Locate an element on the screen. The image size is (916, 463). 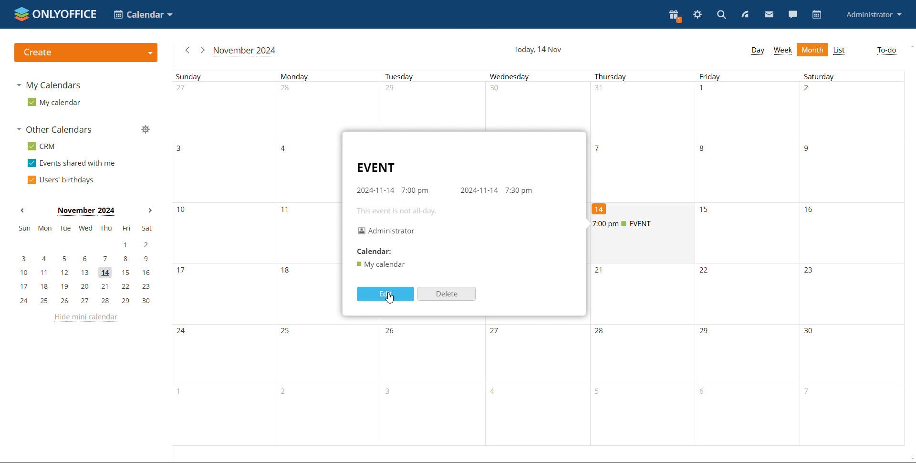
number is located at coordinates (186, 90).